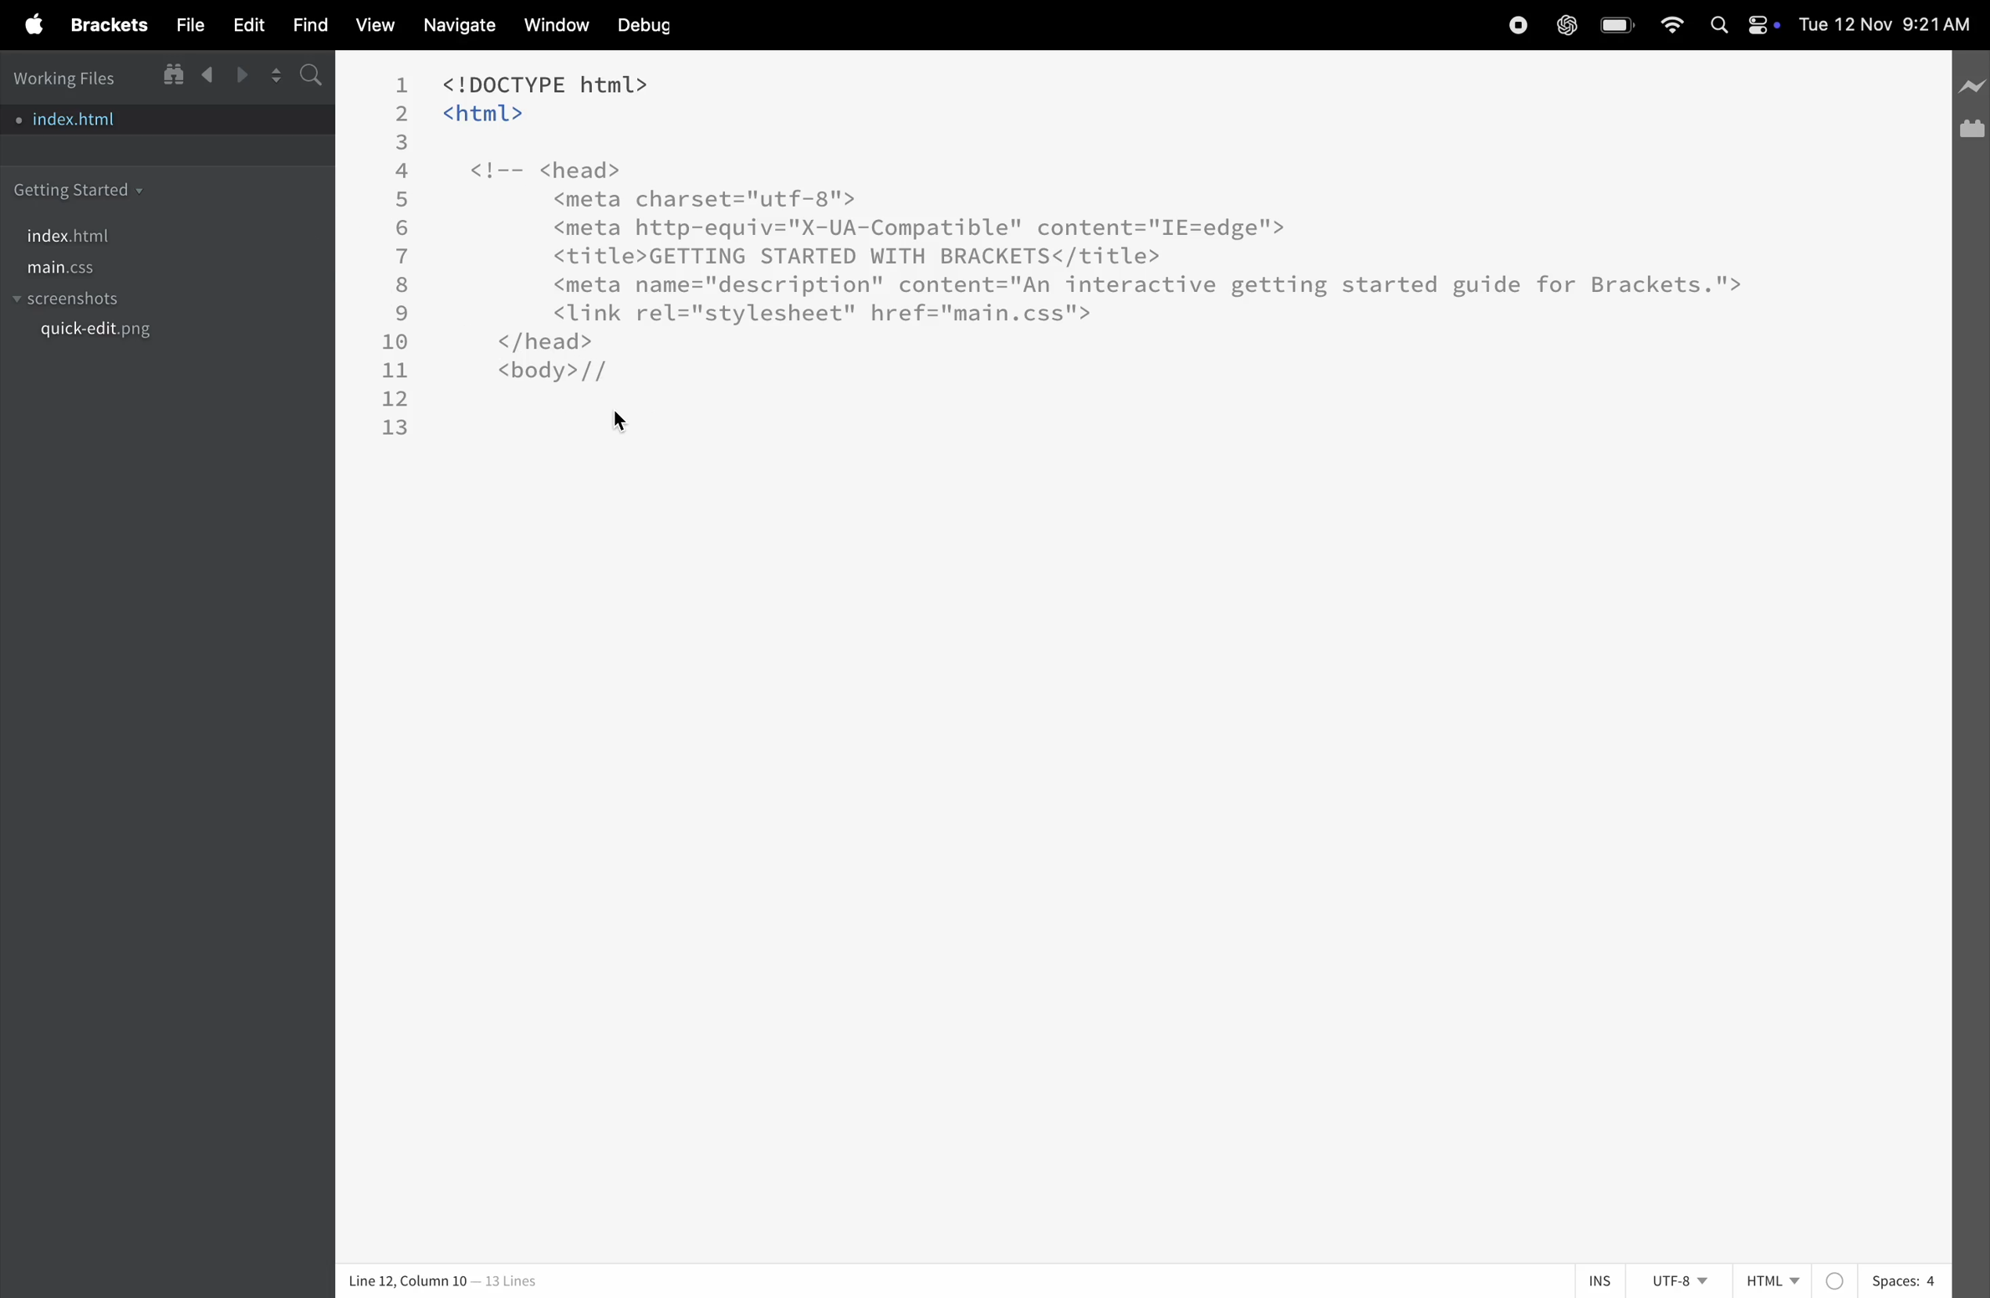 The height and width of the screenshot is (1298, 1990). I want to click on forward, so click(239, 75).